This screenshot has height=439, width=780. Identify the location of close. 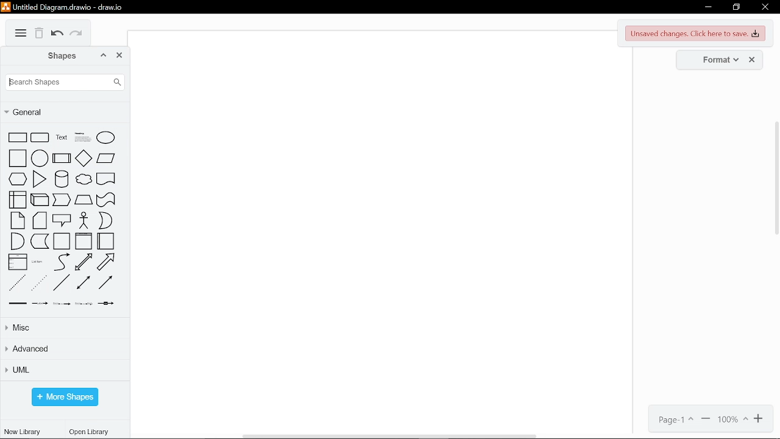
(120, 55).